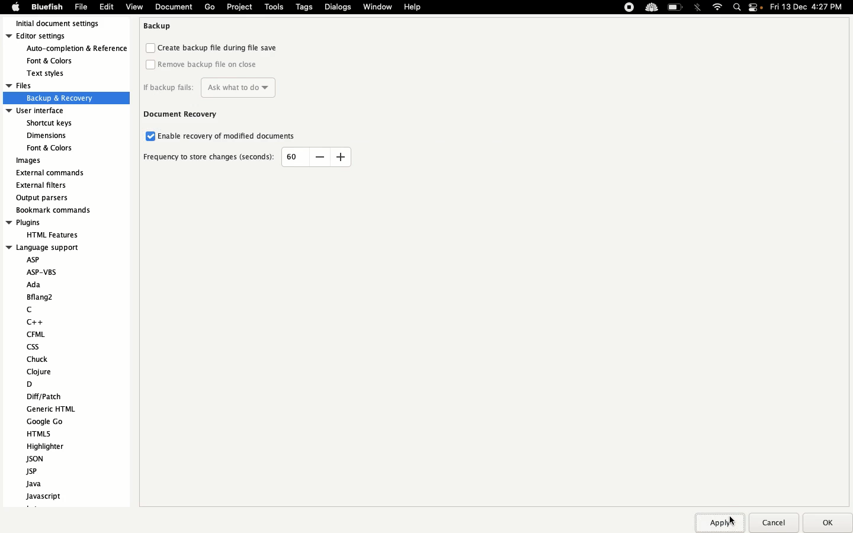 Image resolution: width=853 pixels, height=533 pixels. What do you see at coordinates (210, 87) in the screenshot?
I see `If backup fails` at bounding box center [210, 87].